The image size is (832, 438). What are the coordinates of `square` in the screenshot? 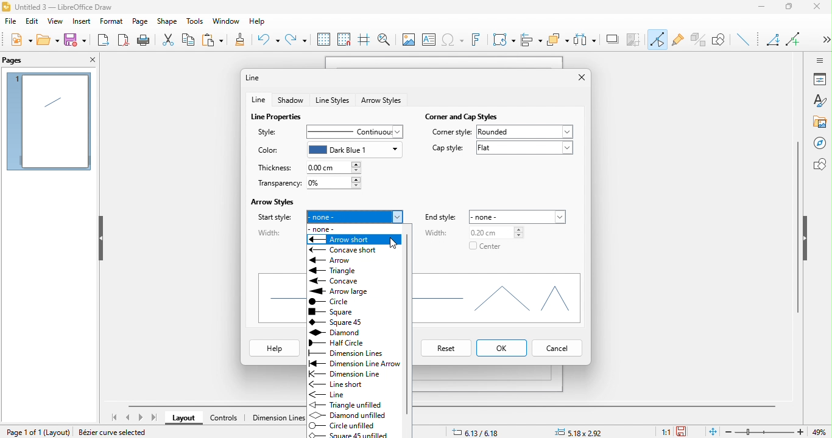 It's located at (336, 310).